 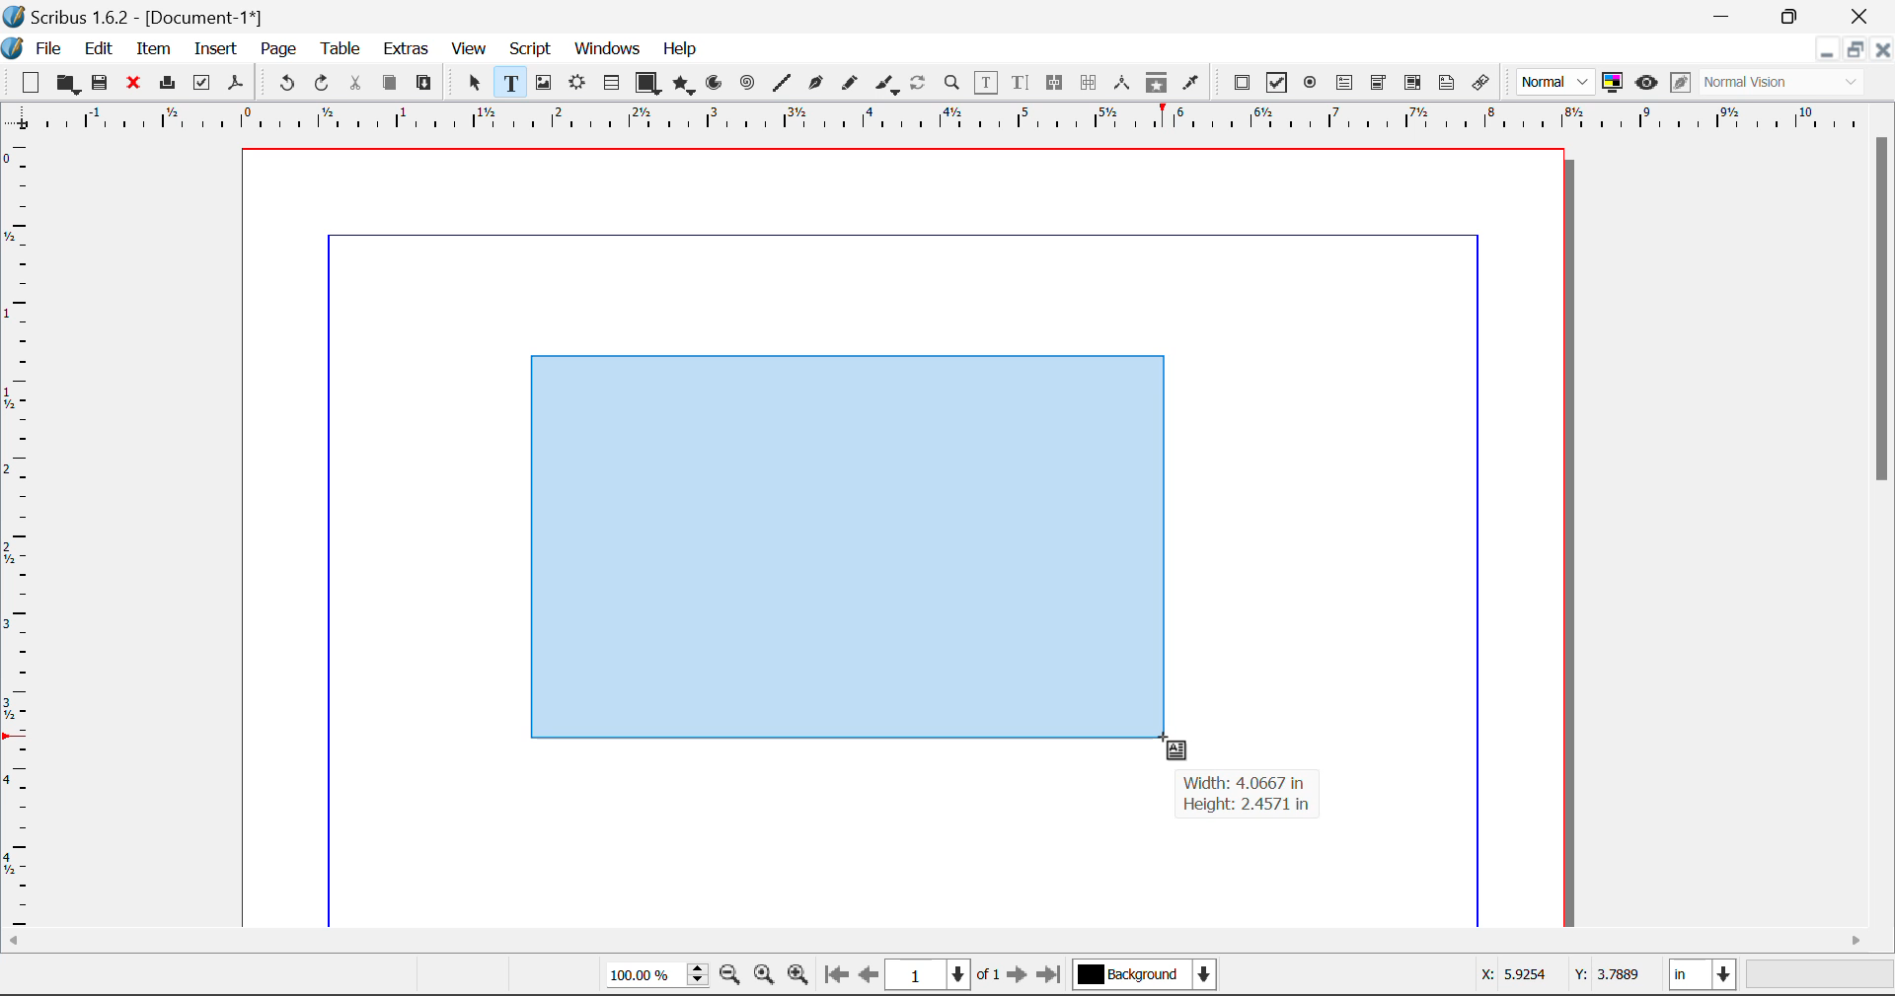 What do you see at coordinates (531, 51) in the screenshot?
I see `Script` at bounding box center [531, 51].